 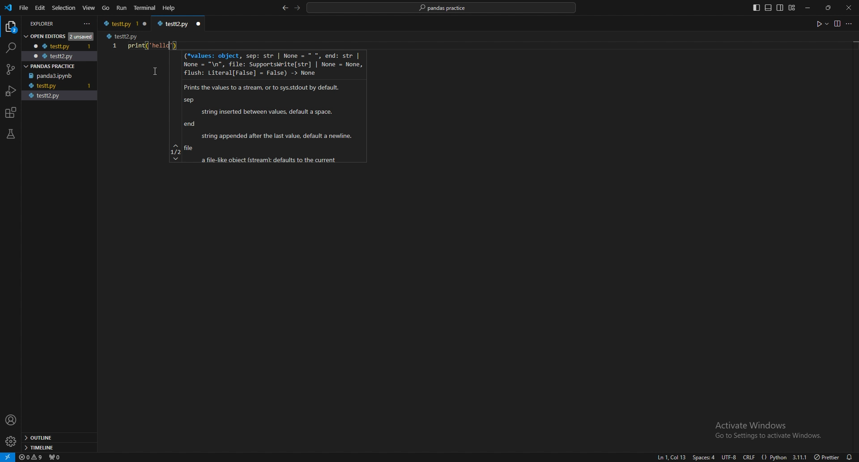 I want to click on pandas practice, so click(x=60, y=66).